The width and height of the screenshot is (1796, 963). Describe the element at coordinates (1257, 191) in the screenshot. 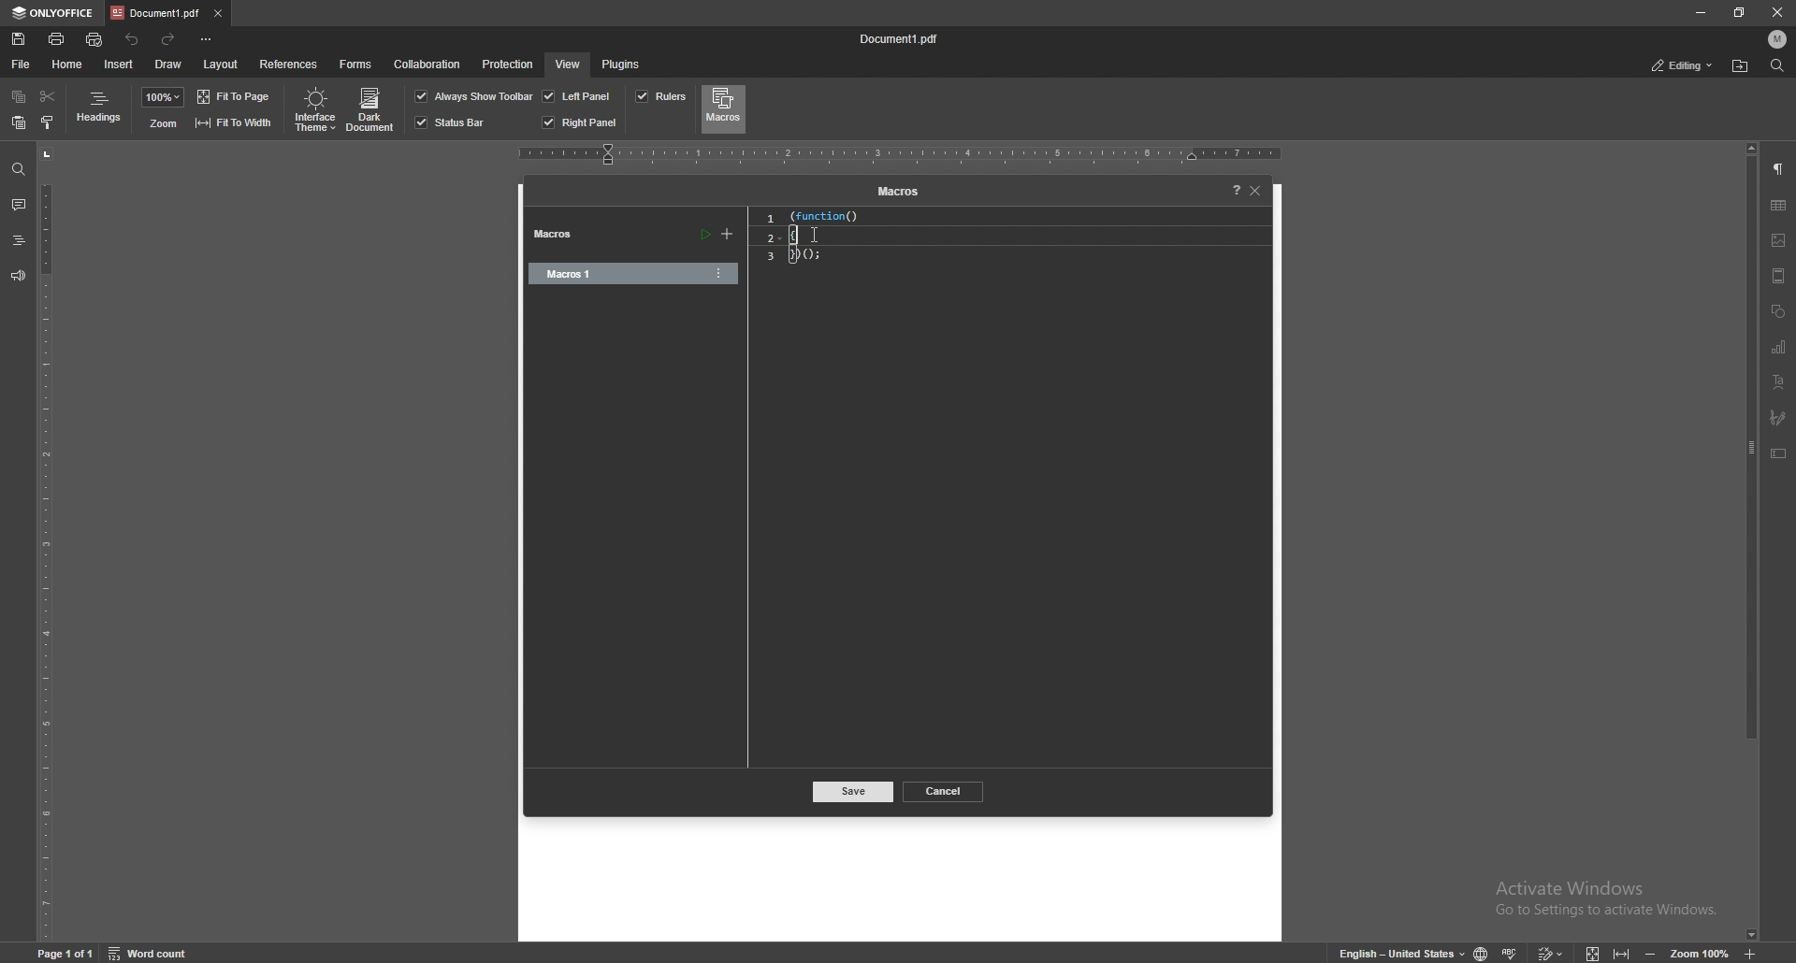

I see `close` at that location.